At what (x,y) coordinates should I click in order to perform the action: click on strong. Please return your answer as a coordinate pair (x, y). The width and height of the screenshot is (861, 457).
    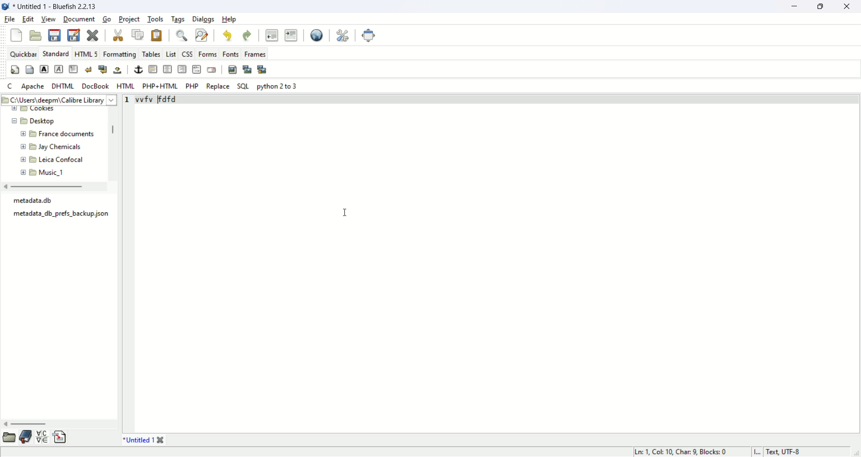
    Looking at the image, I should click on (44, 69).